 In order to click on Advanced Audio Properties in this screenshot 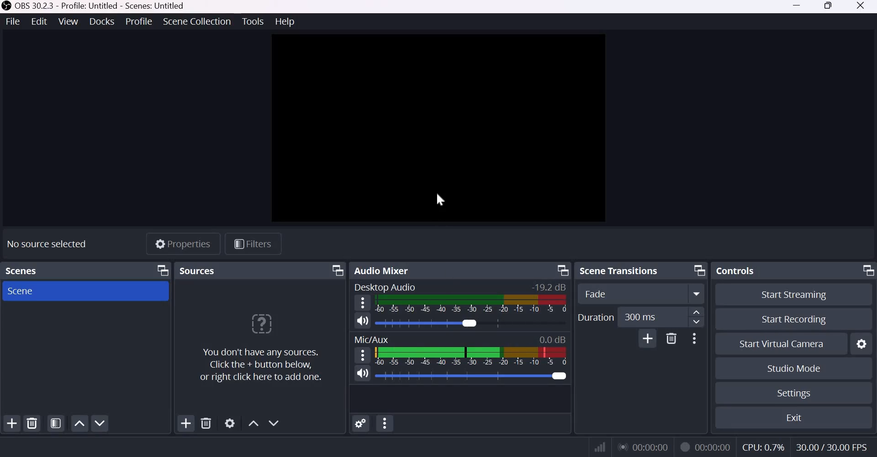, I will do `click(360, 424)`.